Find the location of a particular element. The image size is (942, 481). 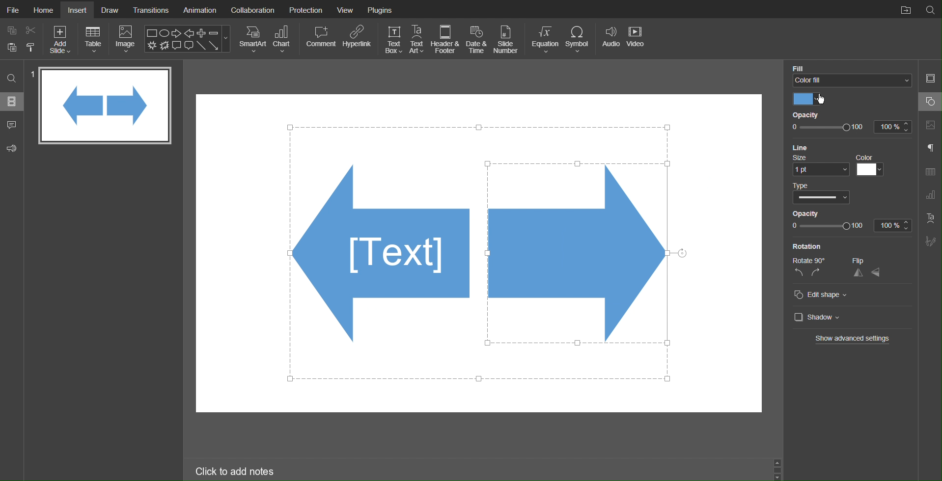

line type is located at coordinates (820, 193).